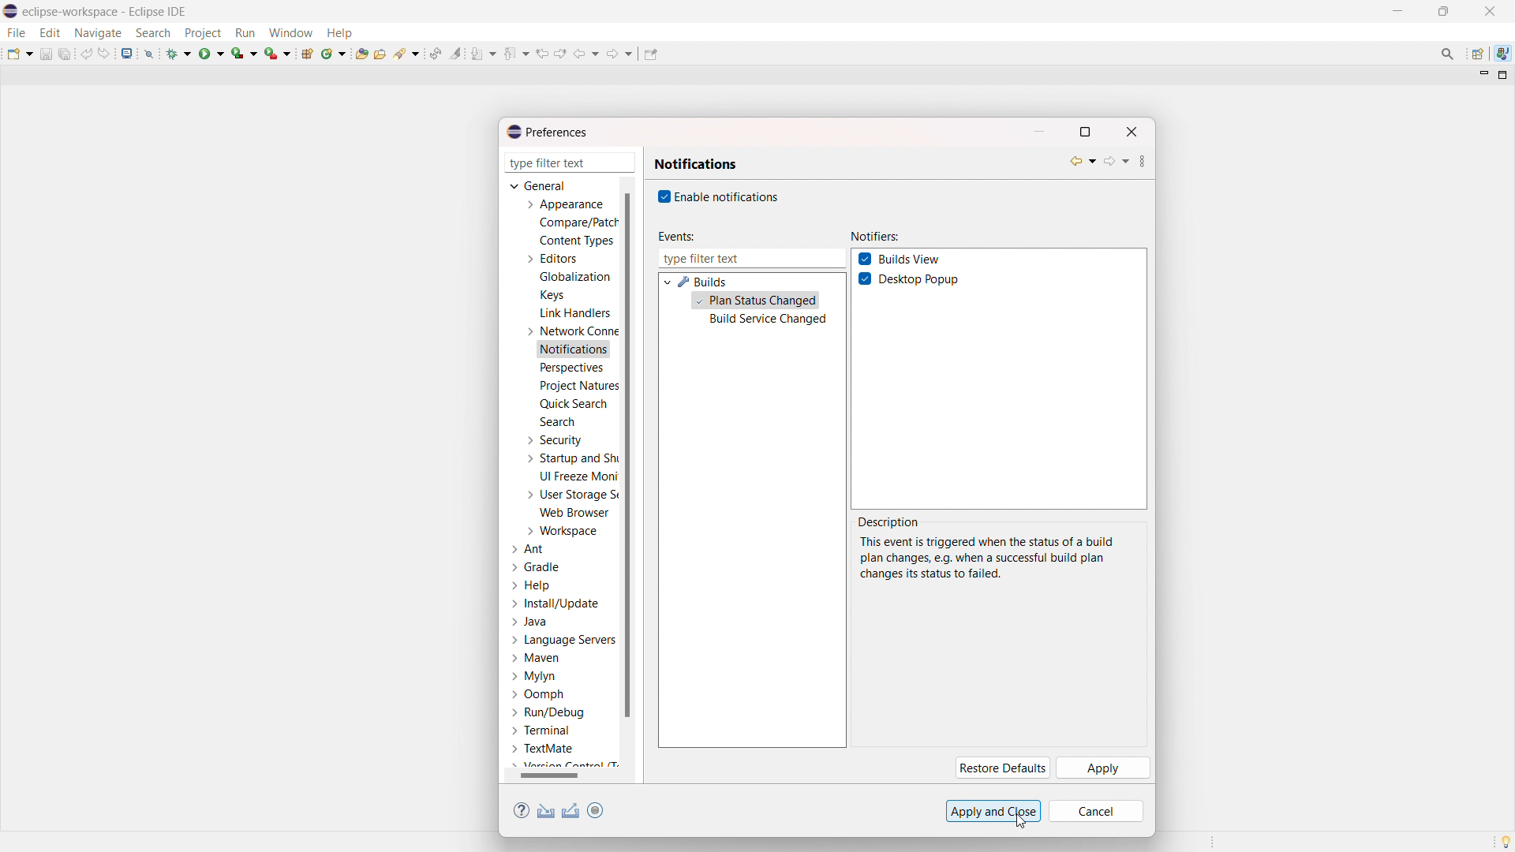 This screenshot has height=852, width=1515. Describe the element at coordinates (578, 385) in the screenshot. I see `project natures` at that location.